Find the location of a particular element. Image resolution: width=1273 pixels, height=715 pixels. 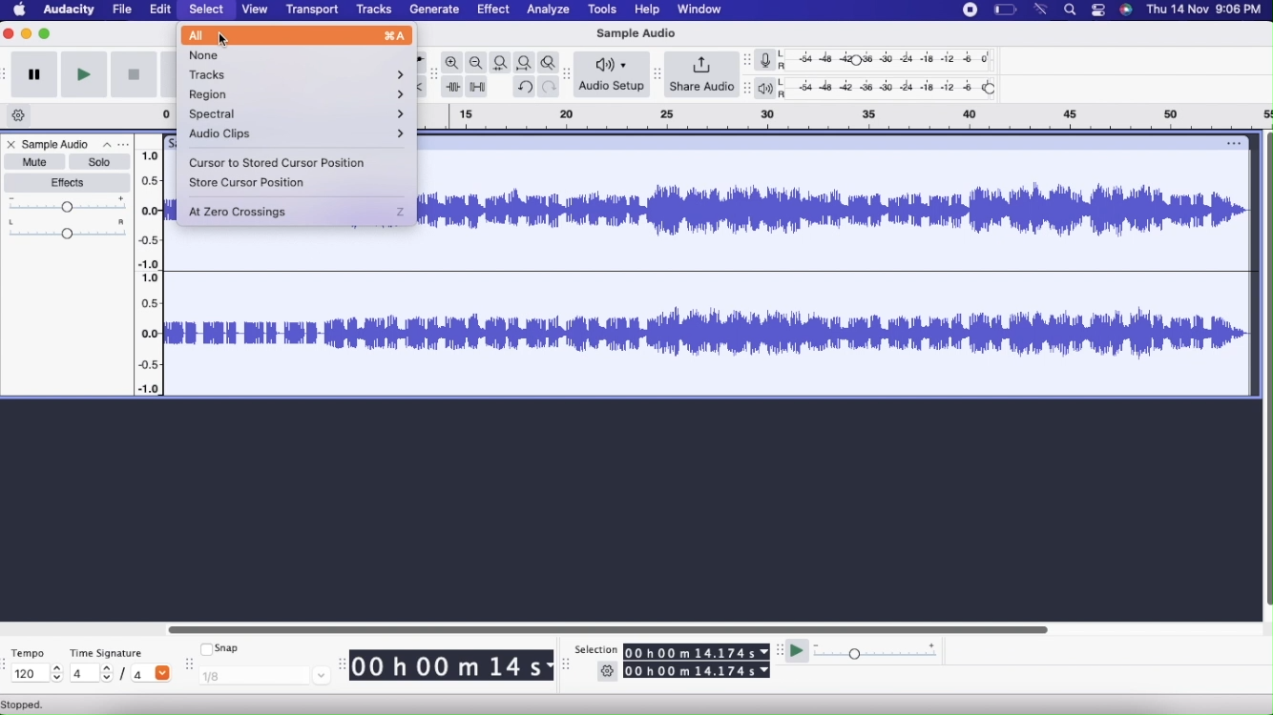

Zoom in is located at coordinates (452, 62).